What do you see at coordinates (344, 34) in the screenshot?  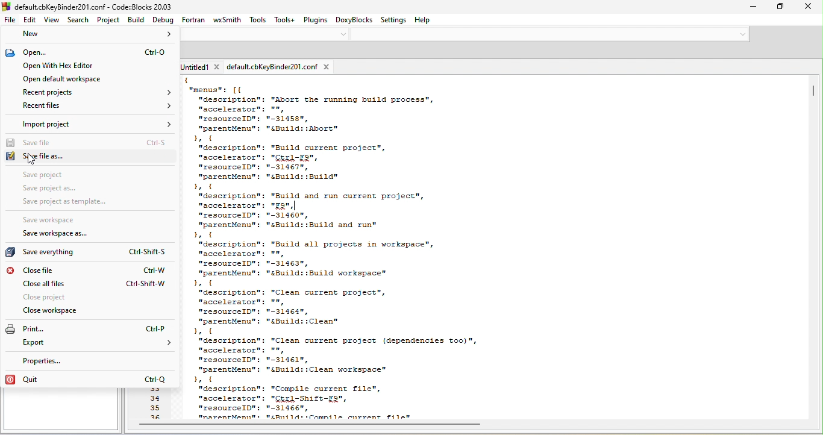 I see `down` at bounding box center [344, 34].